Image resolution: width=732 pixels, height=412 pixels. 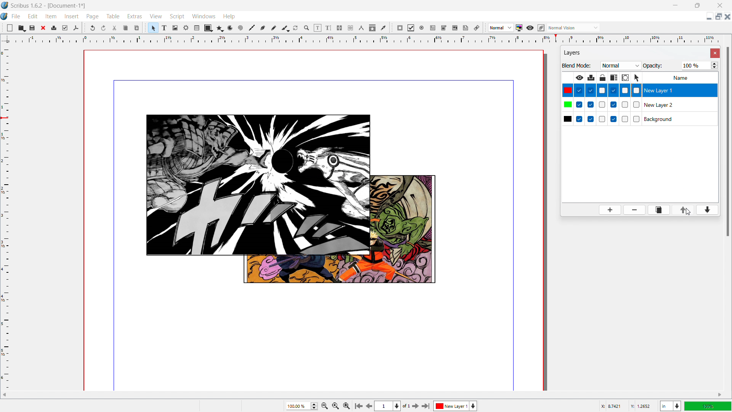 I want to click on pdf text field, so click(x=433, y=28).